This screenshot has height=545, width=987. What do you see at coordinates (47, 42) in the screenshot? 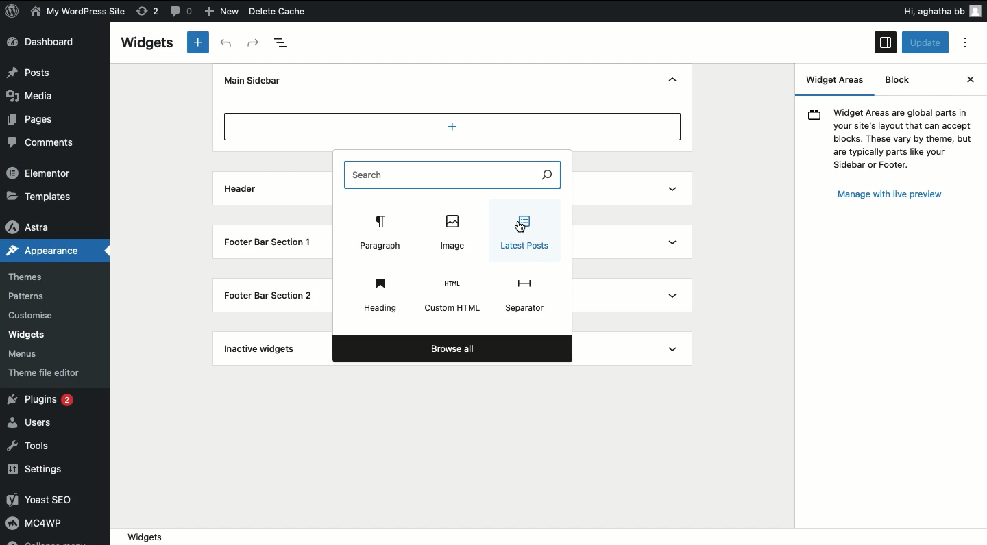
I see `Dashboard` at bounding box center [47, 42].